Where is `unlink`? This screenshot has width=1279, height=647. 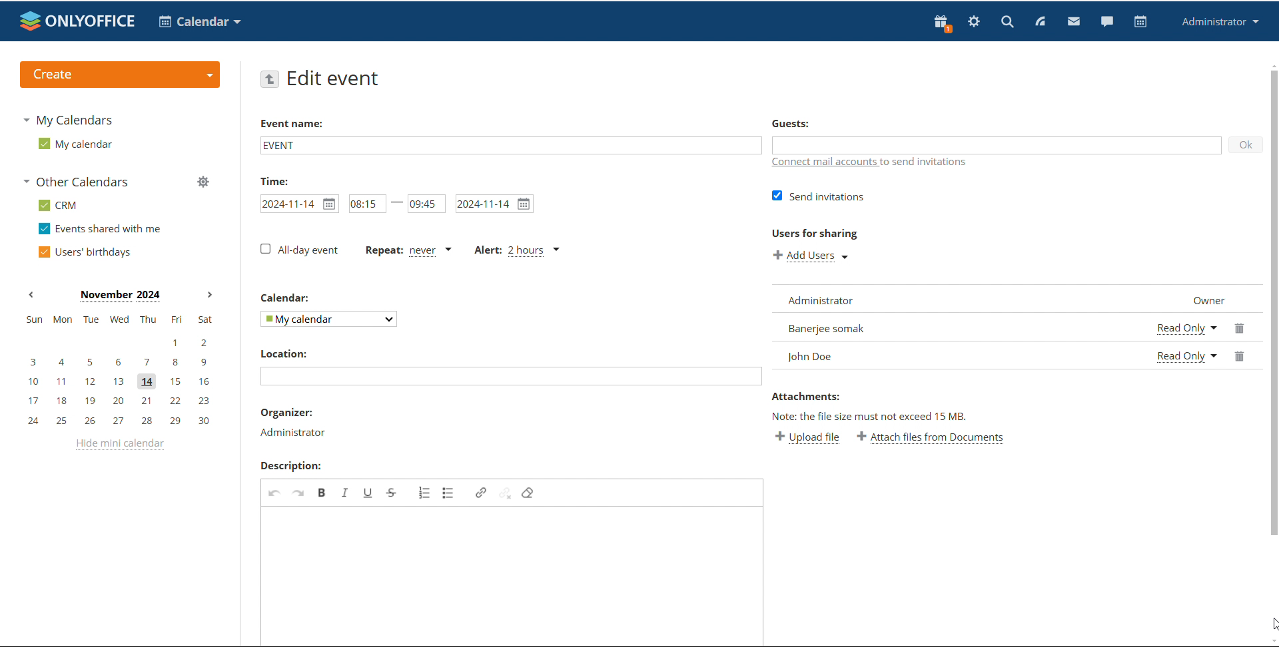 unlink is located at coordinates (506, 493).